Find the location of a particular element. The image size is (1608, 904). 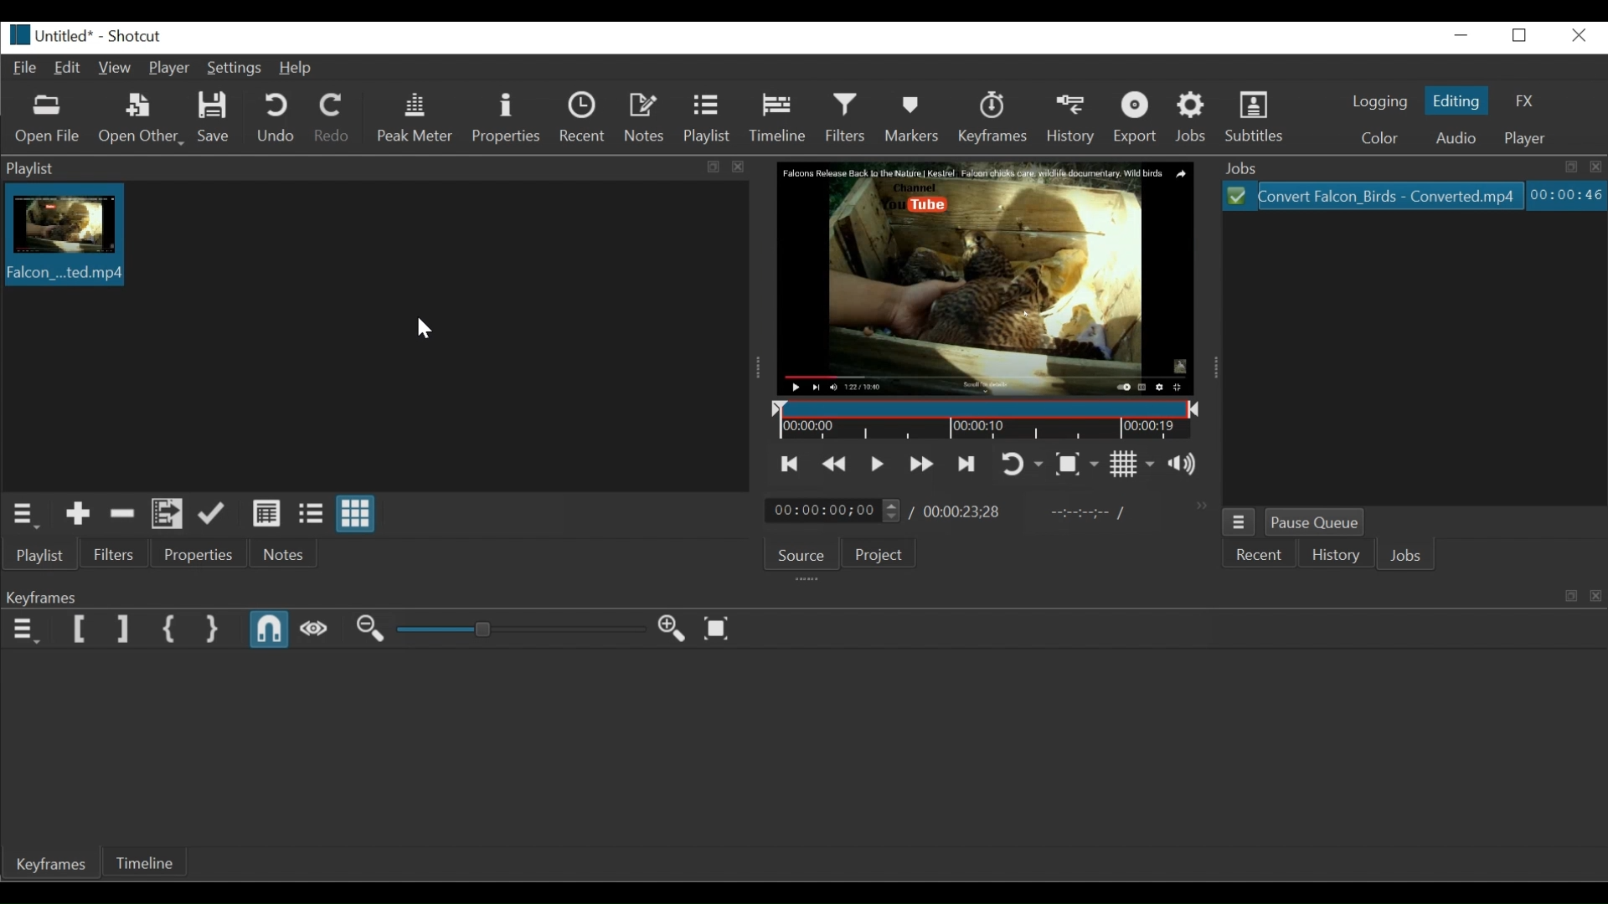

Subtitles is located at coordinates (1257, 117).